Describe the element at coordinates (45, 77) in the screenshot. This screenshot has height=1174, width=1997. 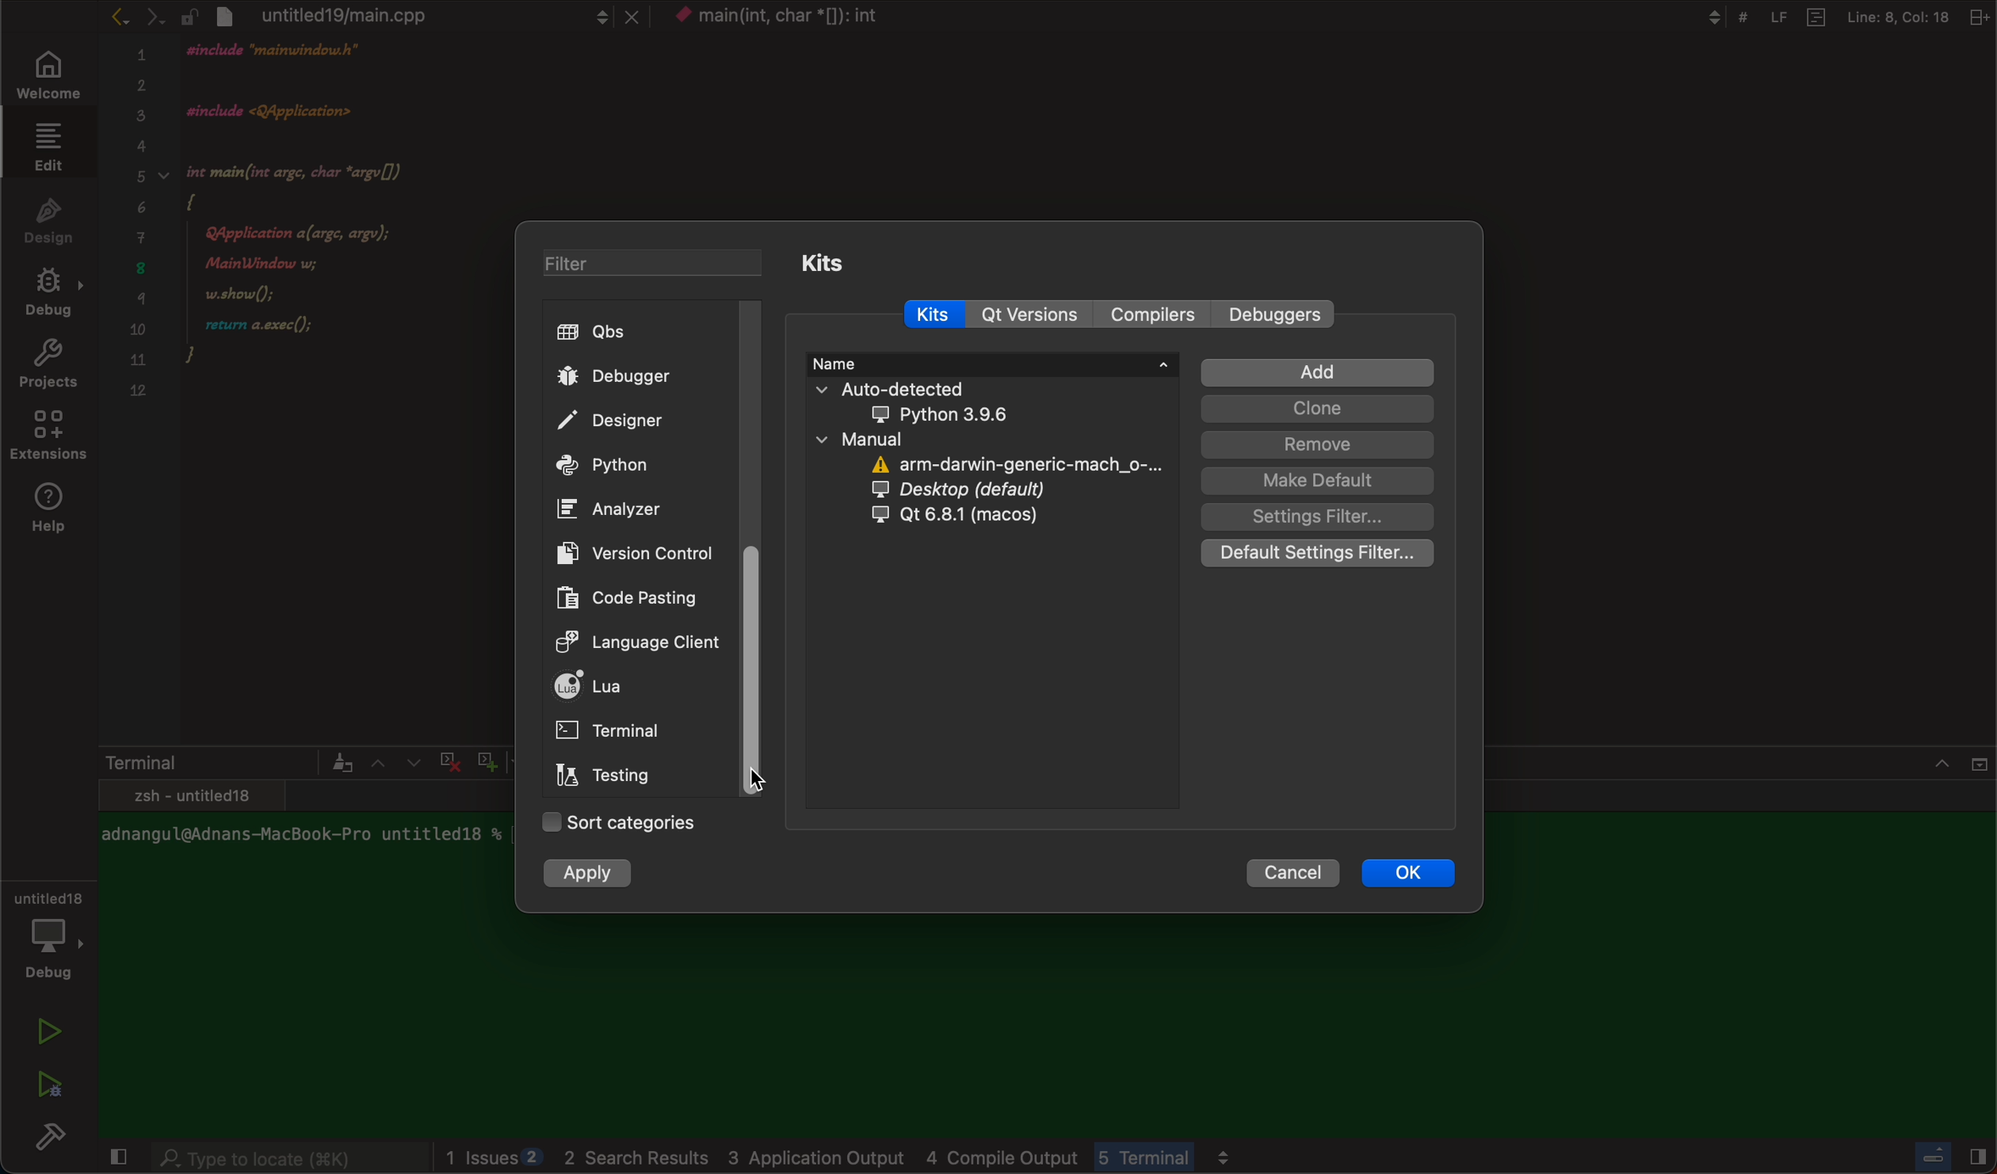
I see `welcome` at that location.